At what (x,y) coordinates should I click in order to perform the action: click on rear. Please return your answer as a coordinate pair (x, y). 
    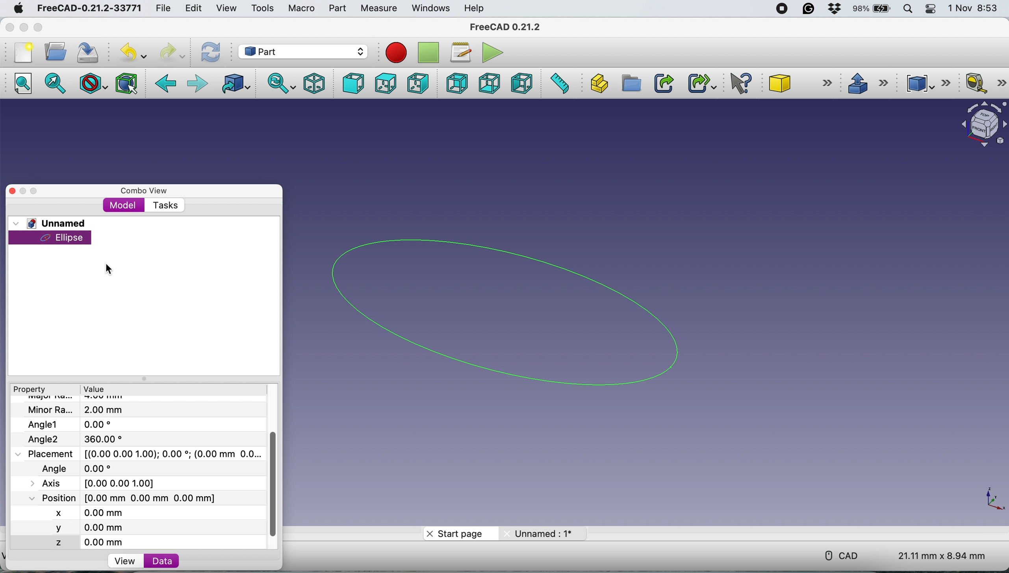
    Looking at the image, I should click on (458, 83).